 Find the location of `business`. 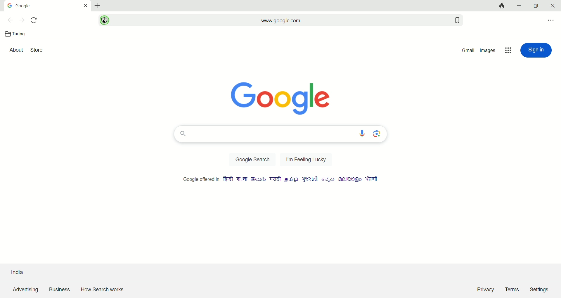

business is located at coordinates (59, 290).